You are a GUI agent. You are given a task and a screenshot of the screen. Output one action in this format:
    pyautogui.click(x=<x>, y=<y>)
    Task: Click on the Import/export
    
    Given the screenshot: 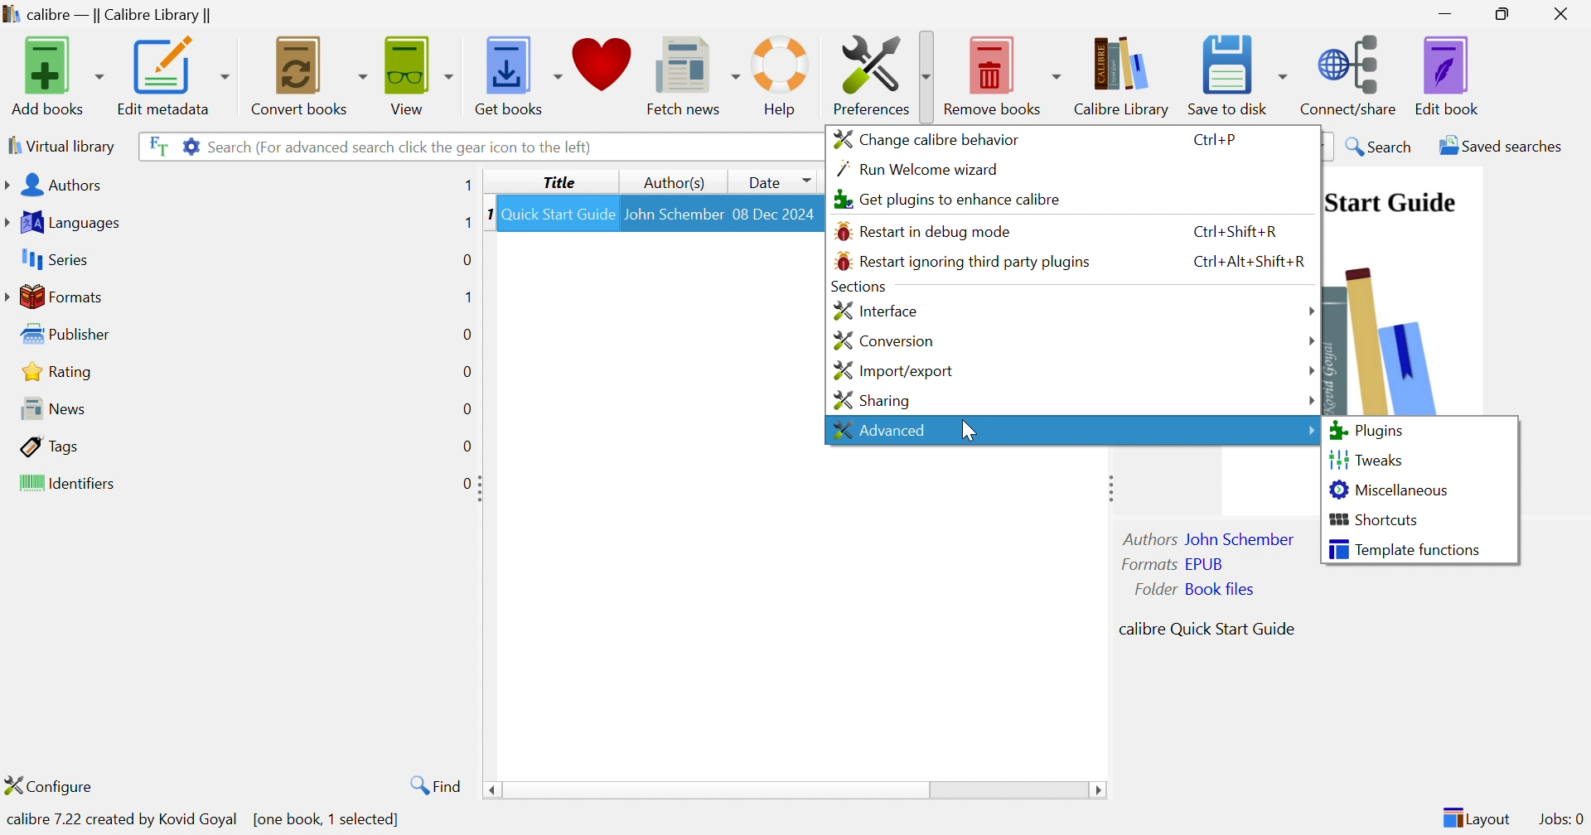 What is the action you would take?
    pyautogui.click(x=891, y=371)
    